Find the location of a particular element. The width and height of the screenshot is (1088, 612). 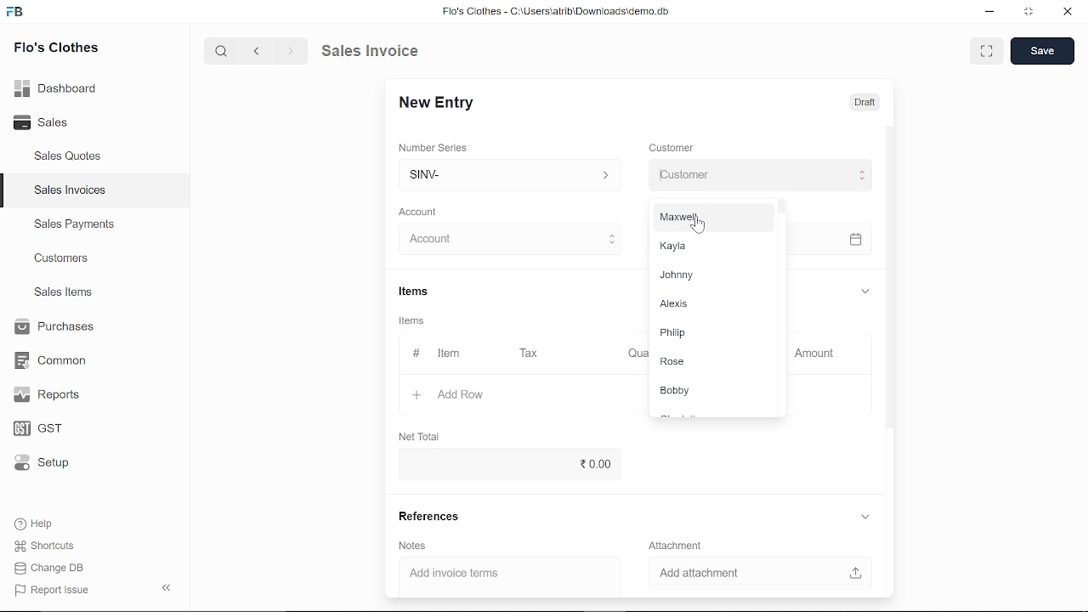

# Item is located at coordinates (436, 354).